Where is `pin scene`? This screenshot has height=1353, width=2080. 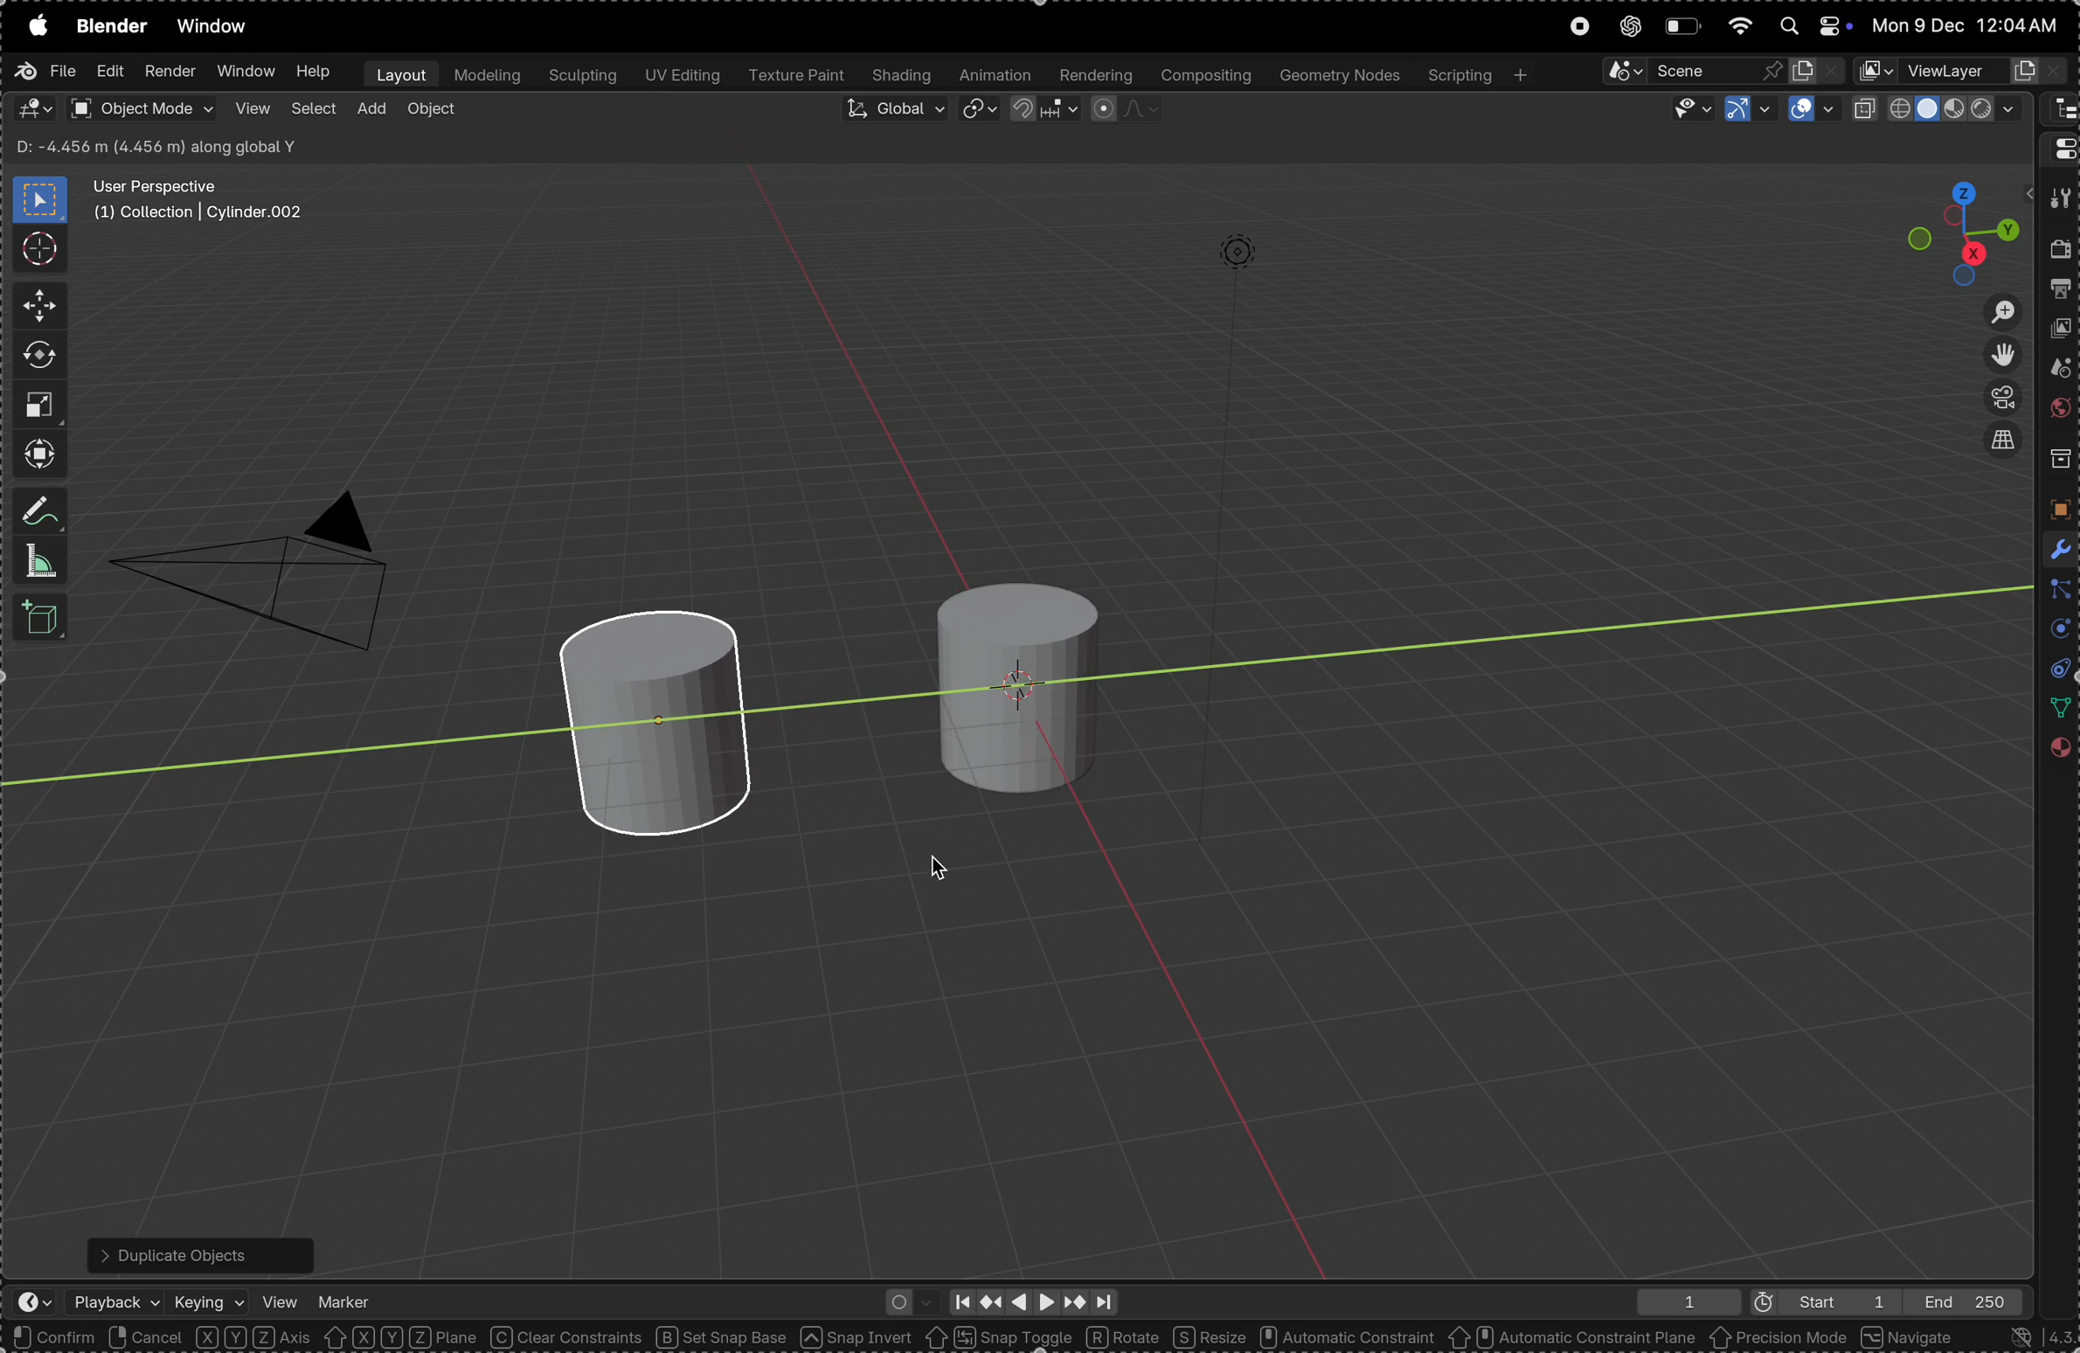
pin scene is located at coordinates (1687, 70).